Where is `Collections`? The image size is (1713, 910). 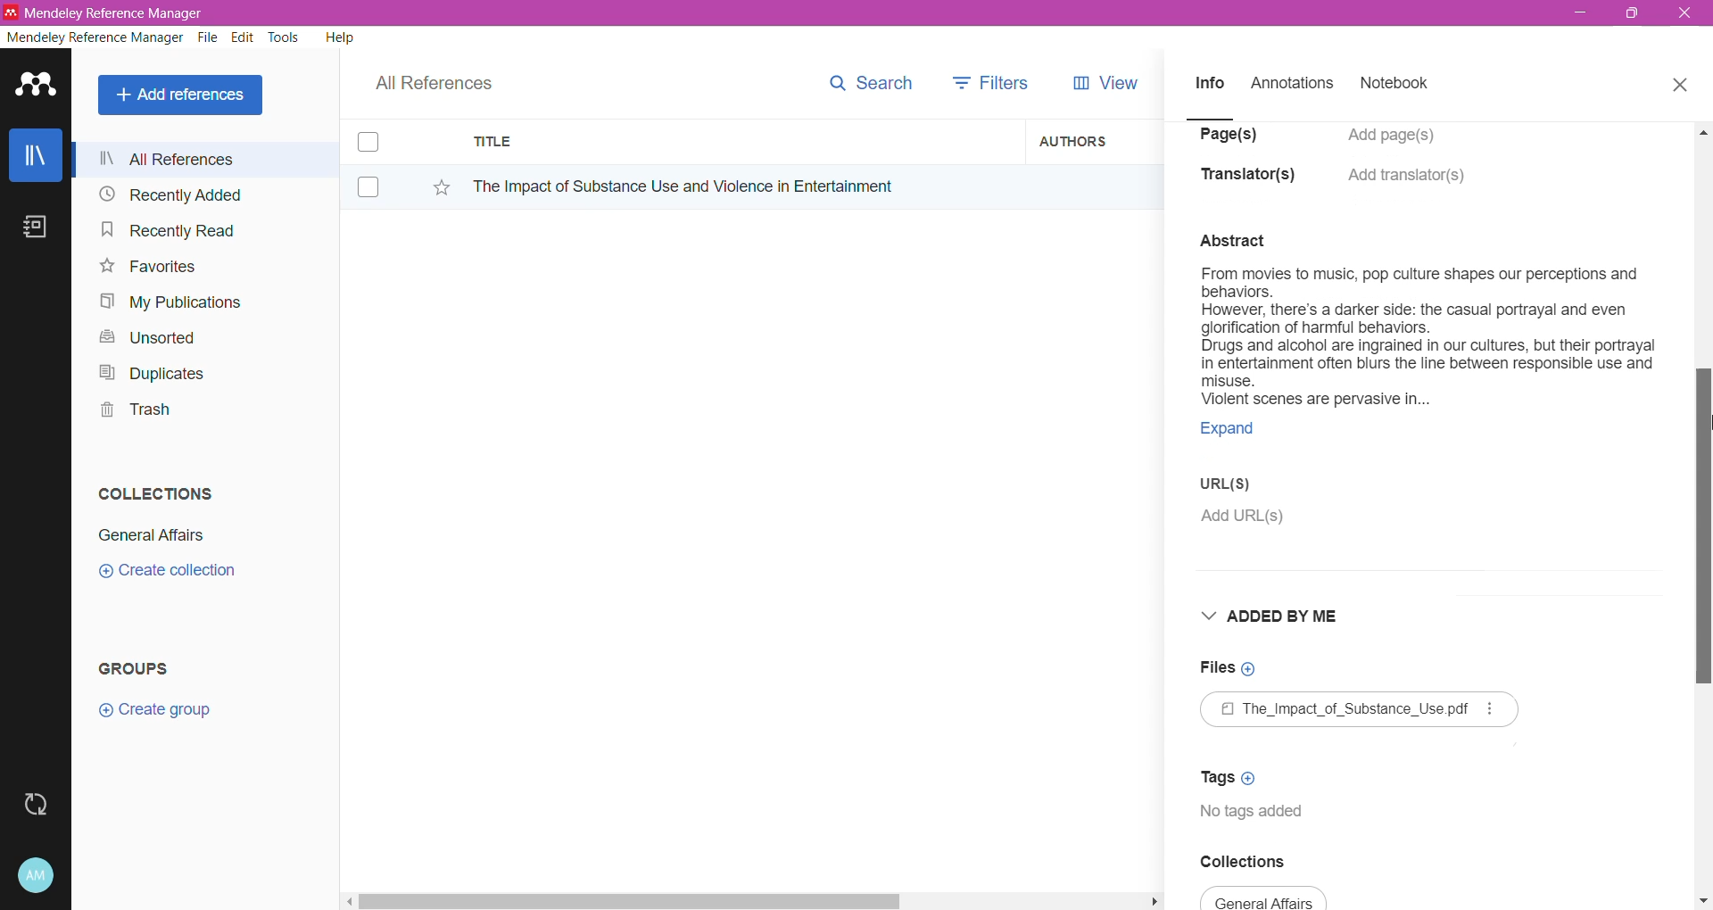
Collections is located at coordinates (151, 490).